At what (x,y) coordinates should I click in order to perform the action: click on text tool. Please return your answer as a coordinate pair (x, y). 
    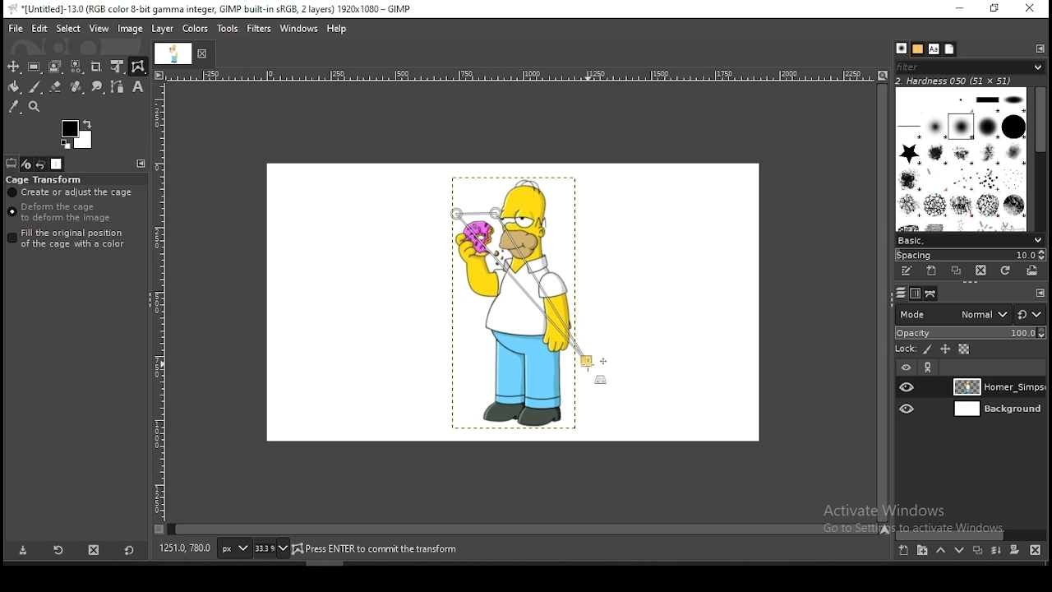
    Looking at the image, I should click on (137, 87).